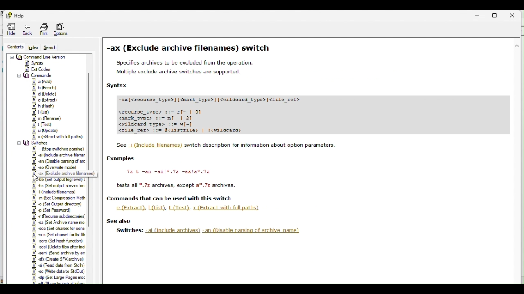  What do you see at coordinates (122, 158) in the screenshot?
I see `Examples` at bounding box center [122, 158].